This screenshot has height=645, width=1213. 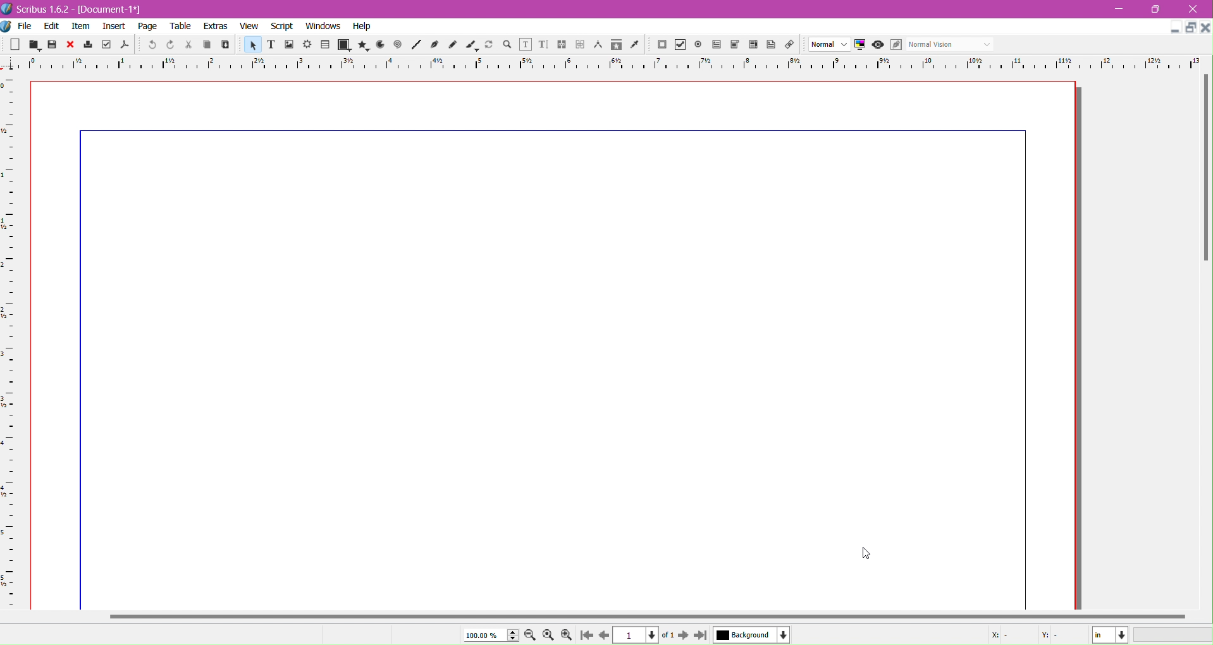 What do you see at coordinates (32, 45) in the screenshot?
I see `open` at bounding box center [32, 45].